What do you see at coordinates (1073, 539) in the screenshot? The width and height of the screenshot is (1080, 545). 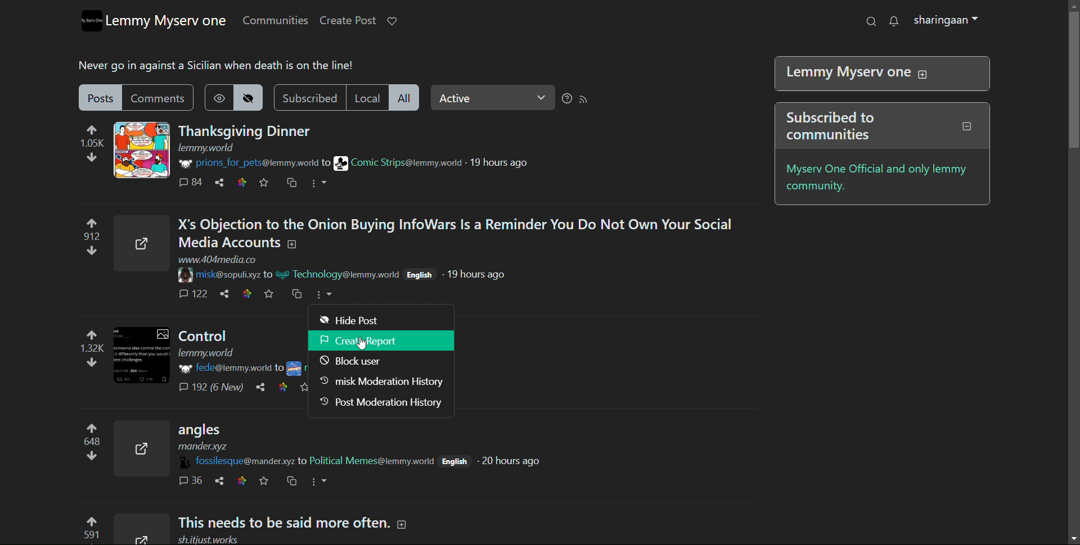 I see `scroll down` at bounding box center [1073, 539].